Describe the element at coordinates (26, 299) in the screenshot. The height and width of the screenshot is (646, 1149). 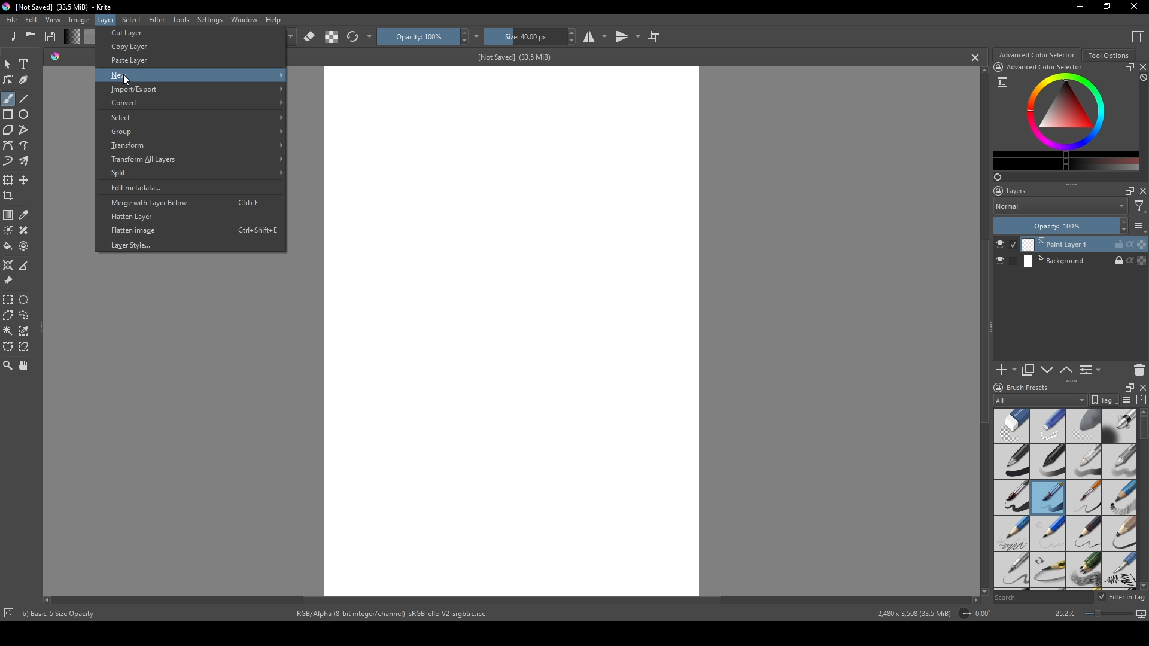
I see `elliptical` at that location.